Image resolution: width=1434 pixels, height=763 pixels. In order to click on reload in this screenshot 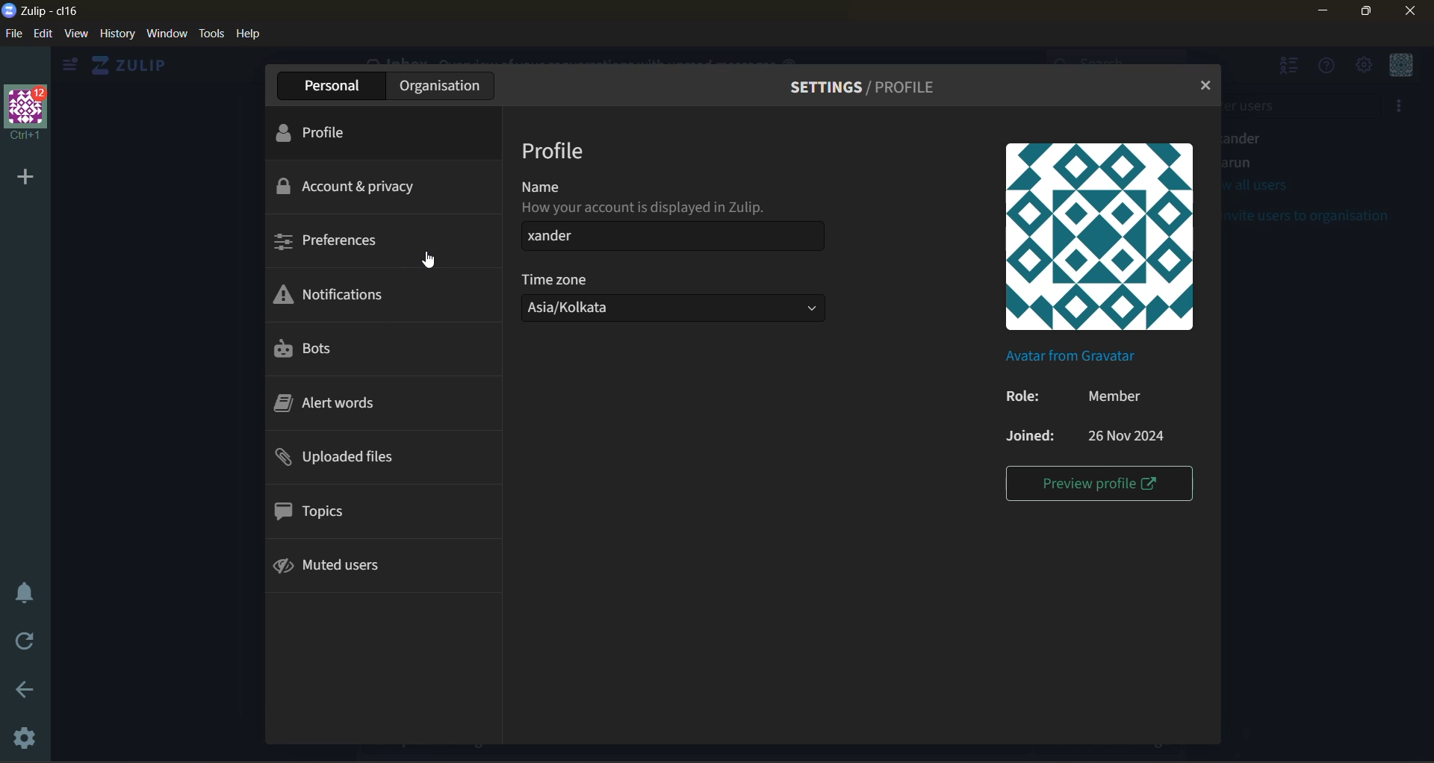, I will do `click(19, 643)`.